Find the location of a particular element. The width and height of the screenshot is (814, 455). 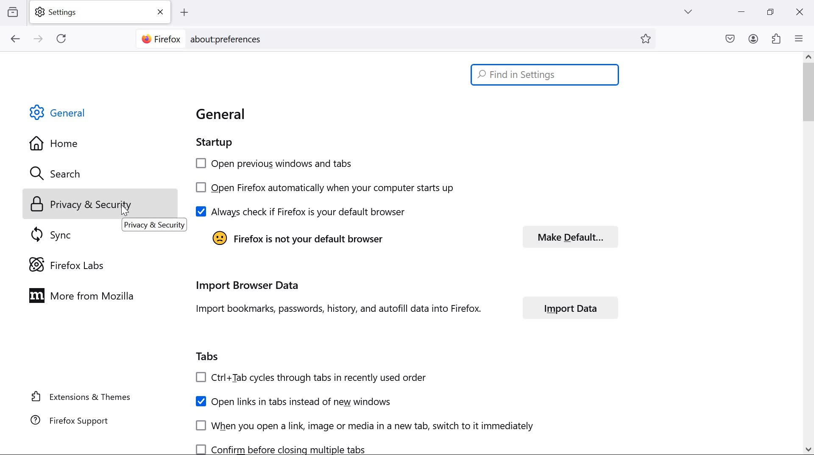

Find in settings is located at coordinates (547, 75).